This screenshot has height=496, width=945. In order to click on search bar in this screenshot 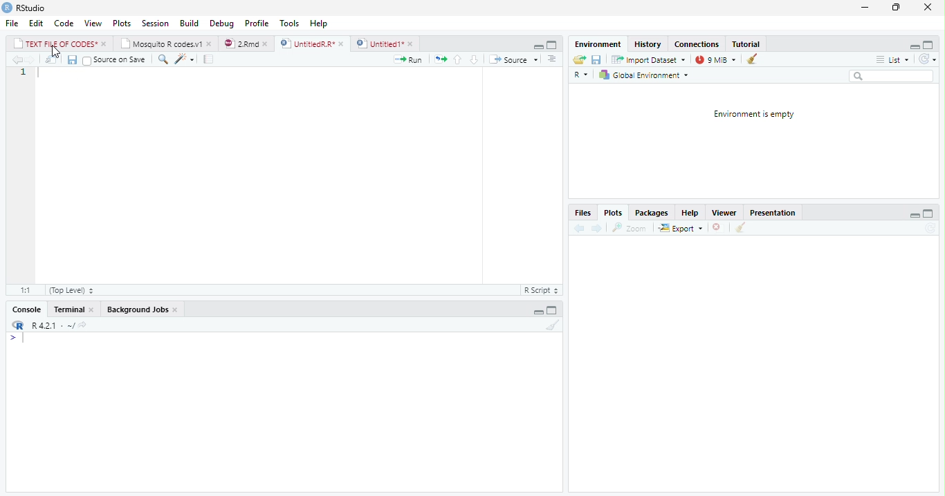, I will do `click(896, 76)`.